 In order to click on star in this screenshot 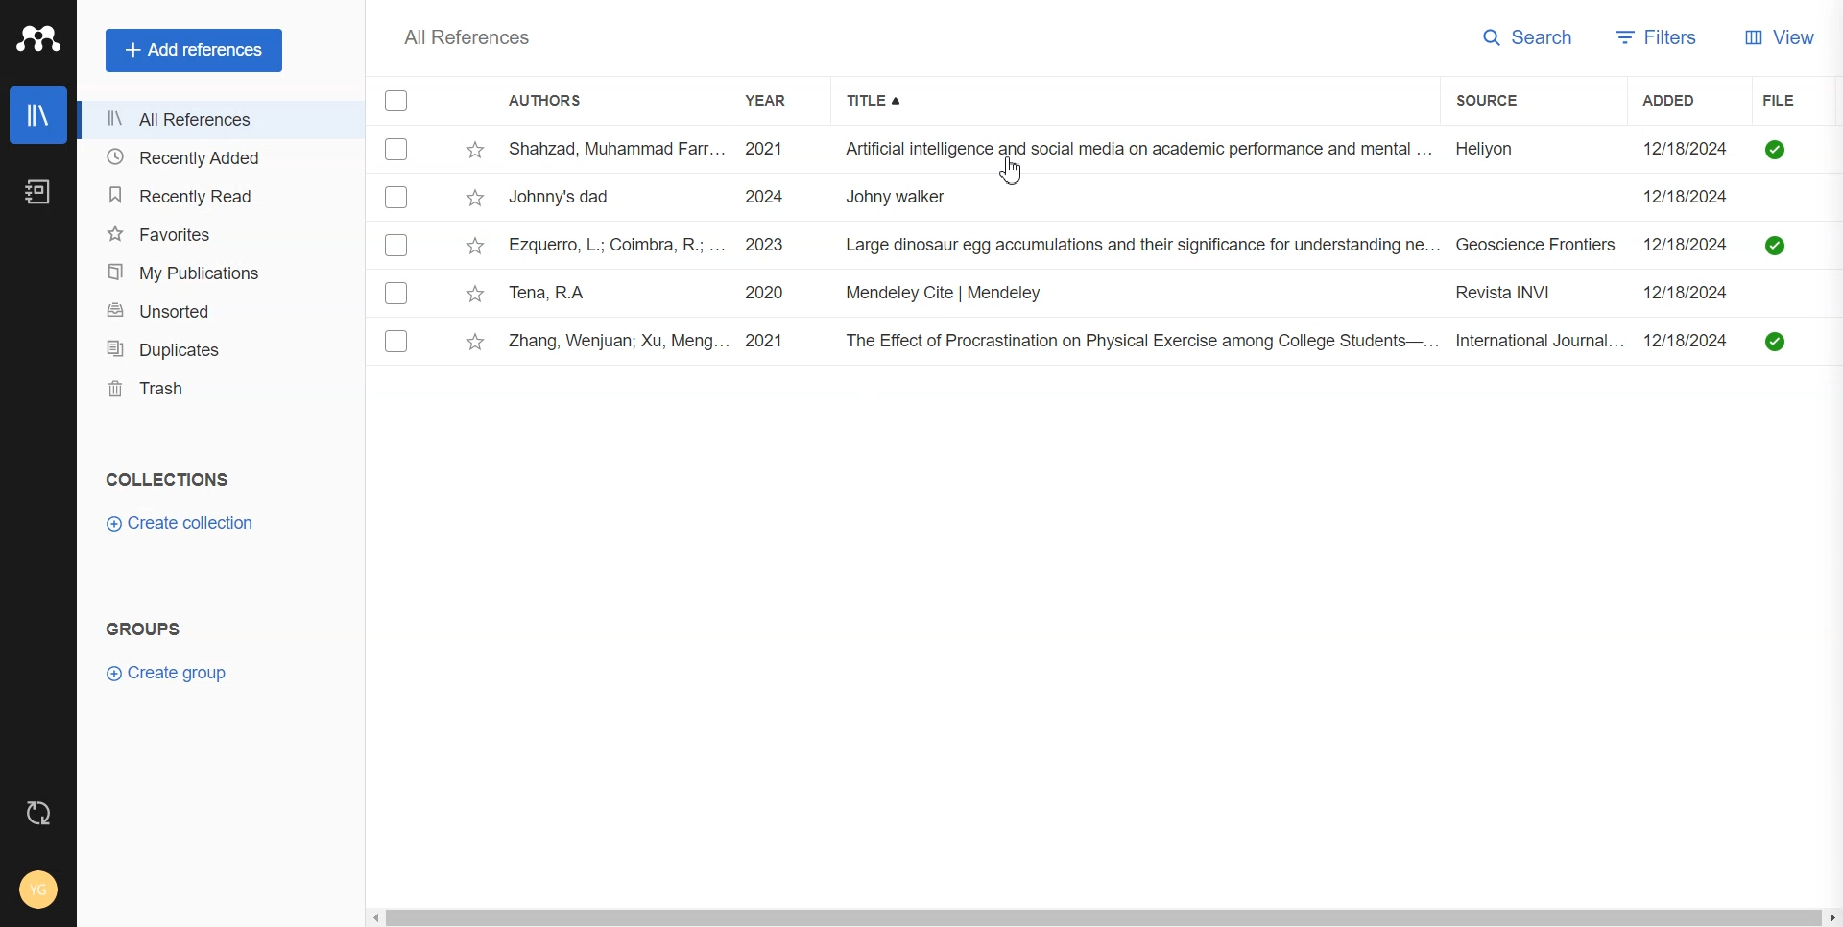, I will do `click(476, 245)`.